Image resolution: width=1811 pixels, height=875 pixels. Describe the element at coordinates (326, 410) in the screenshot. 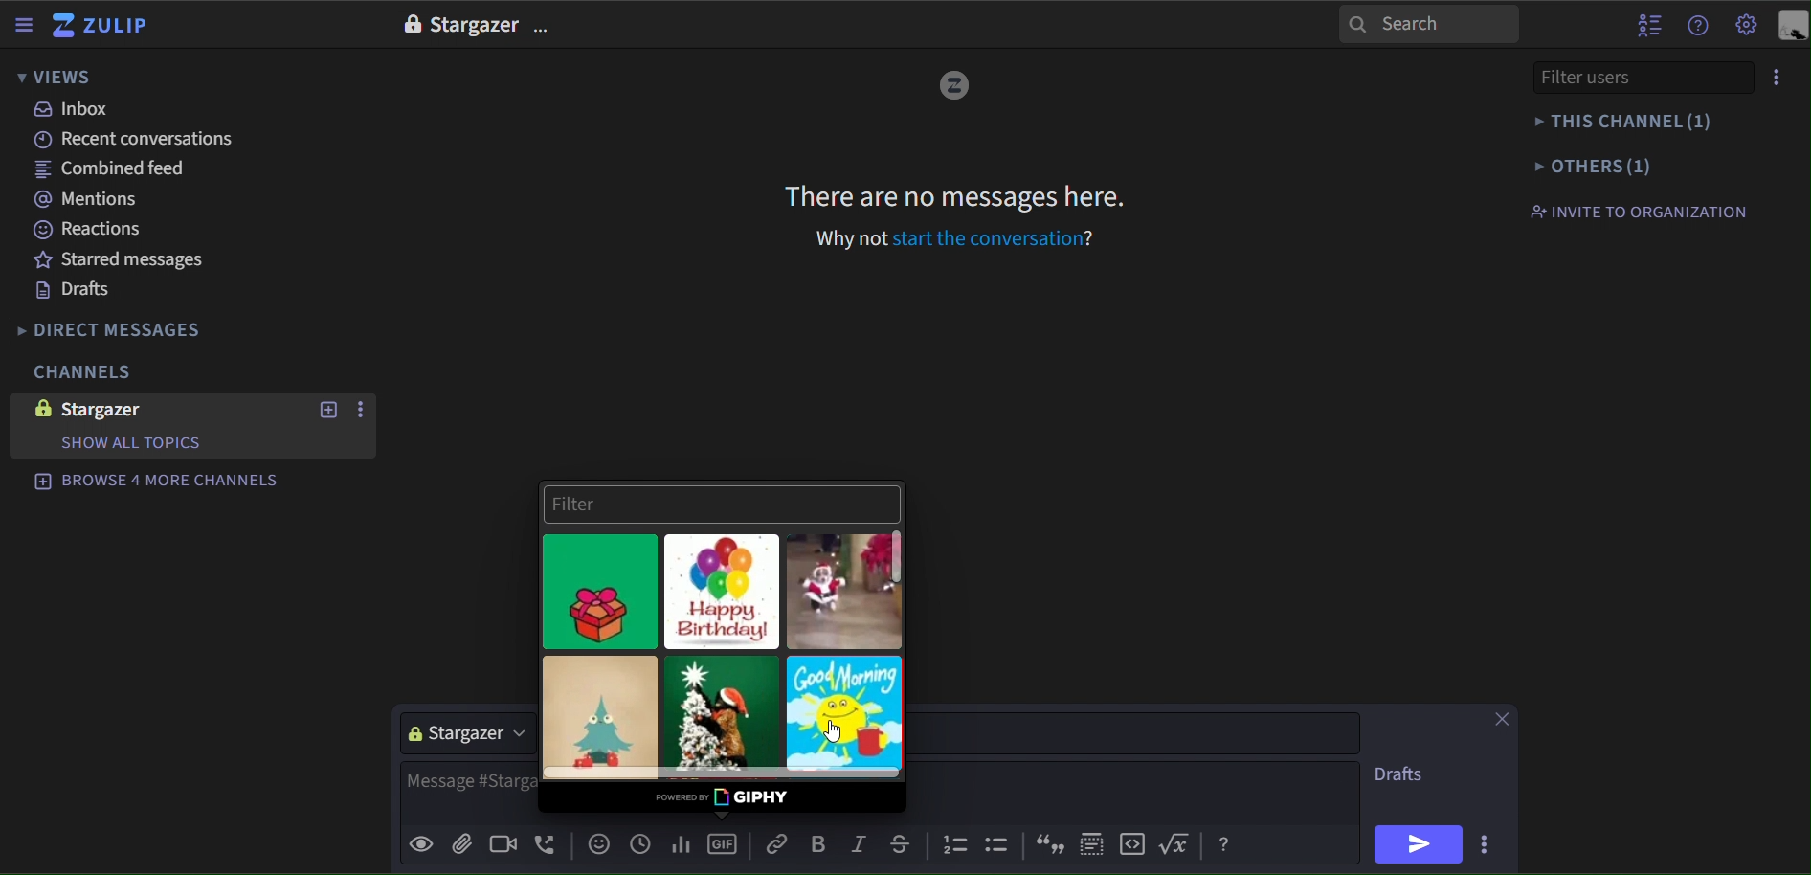

I see `new topic` at that location.